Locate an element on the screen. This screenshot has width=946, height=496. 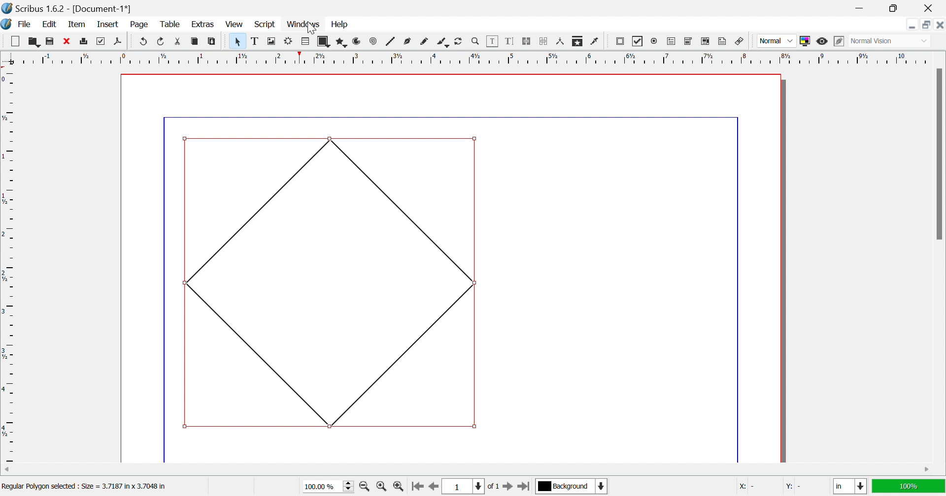
PDF radio button is located at coordinates (656, 40).